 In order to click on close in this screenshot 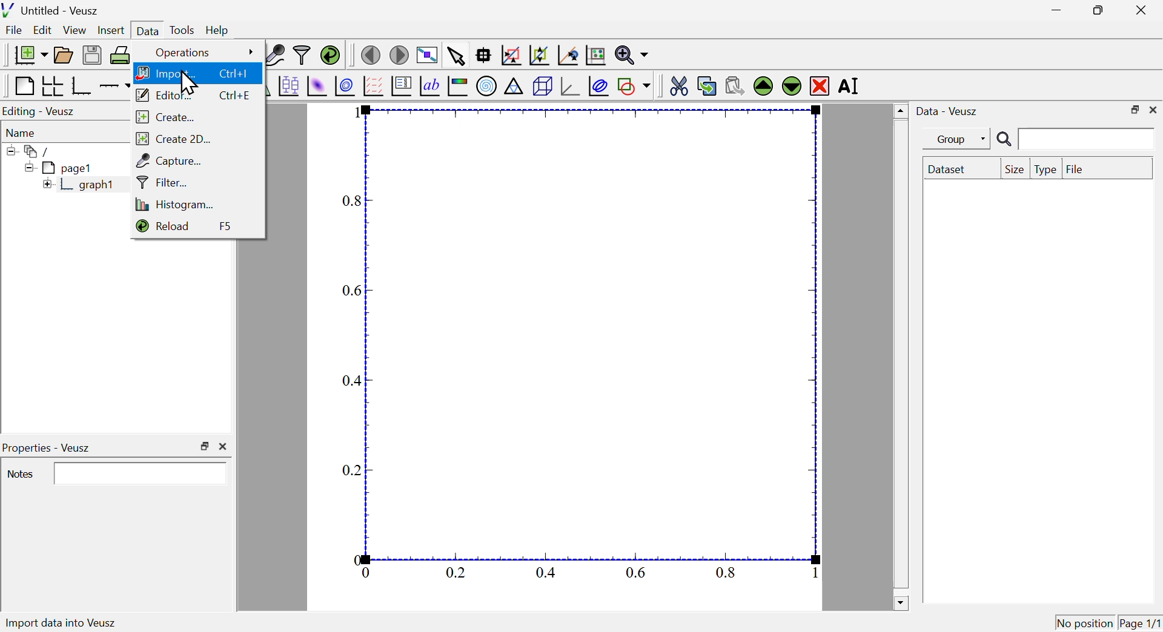, I will do `click(1153, 110)`.